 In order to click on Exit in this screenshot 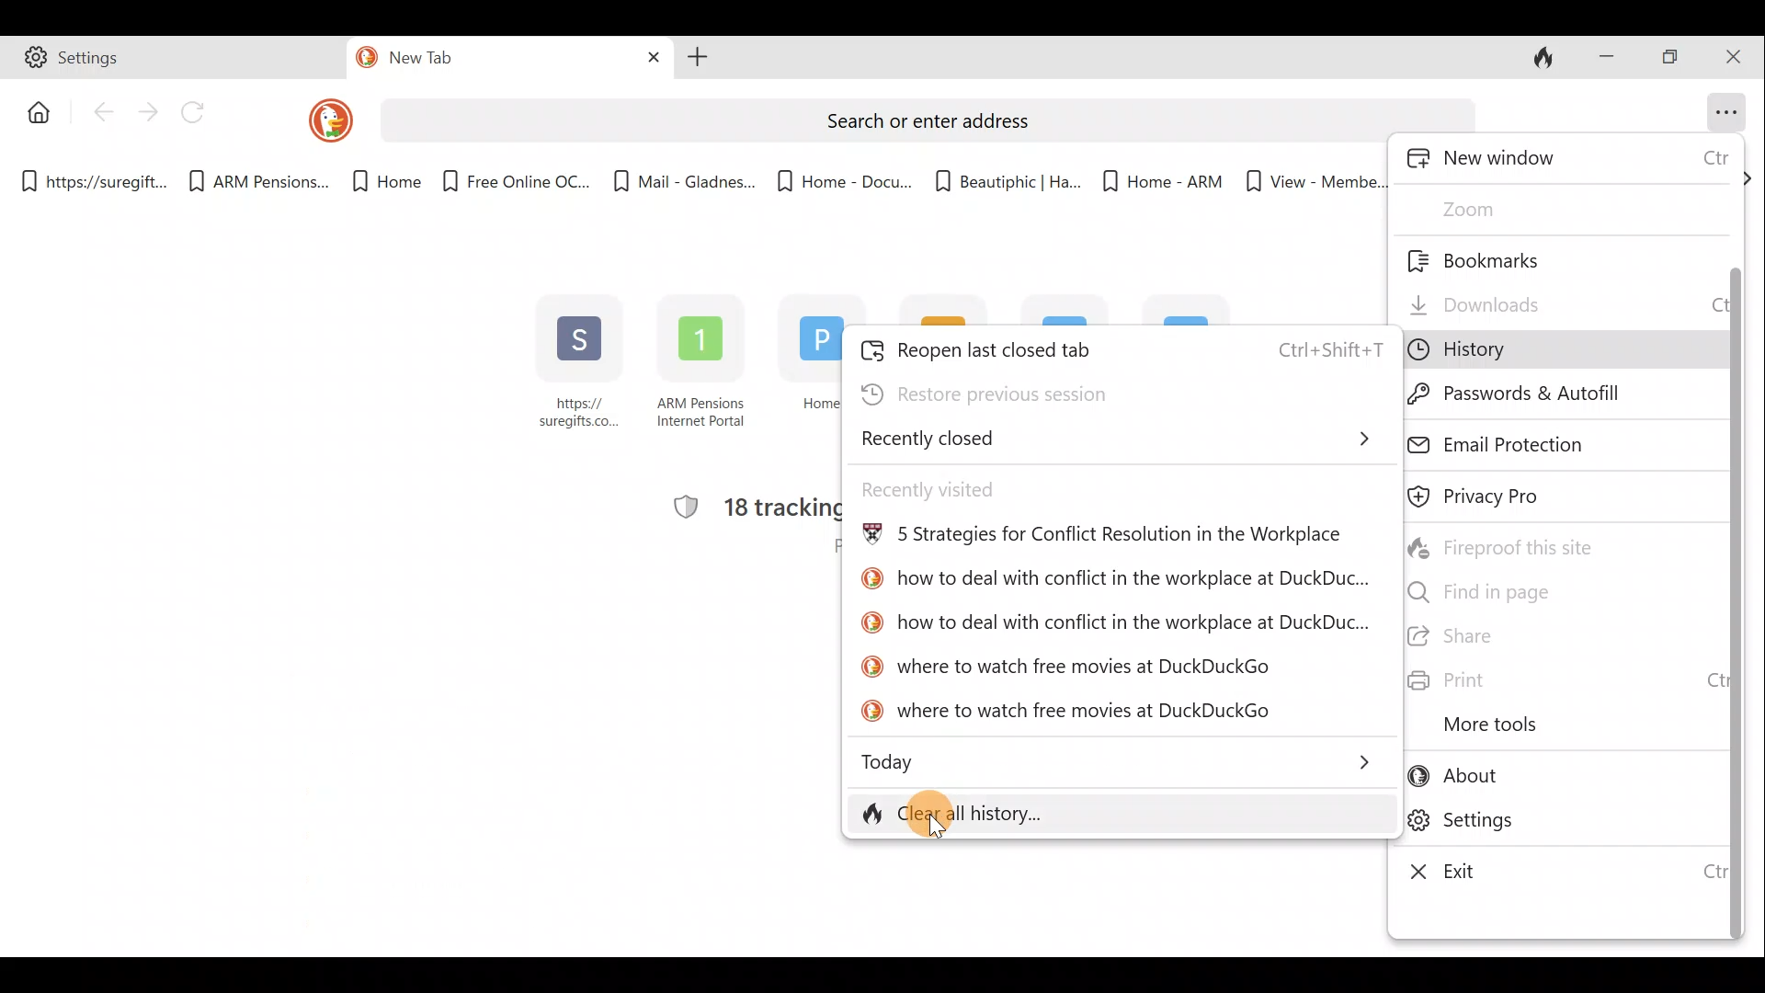, I will do `click(1554, 872)`.